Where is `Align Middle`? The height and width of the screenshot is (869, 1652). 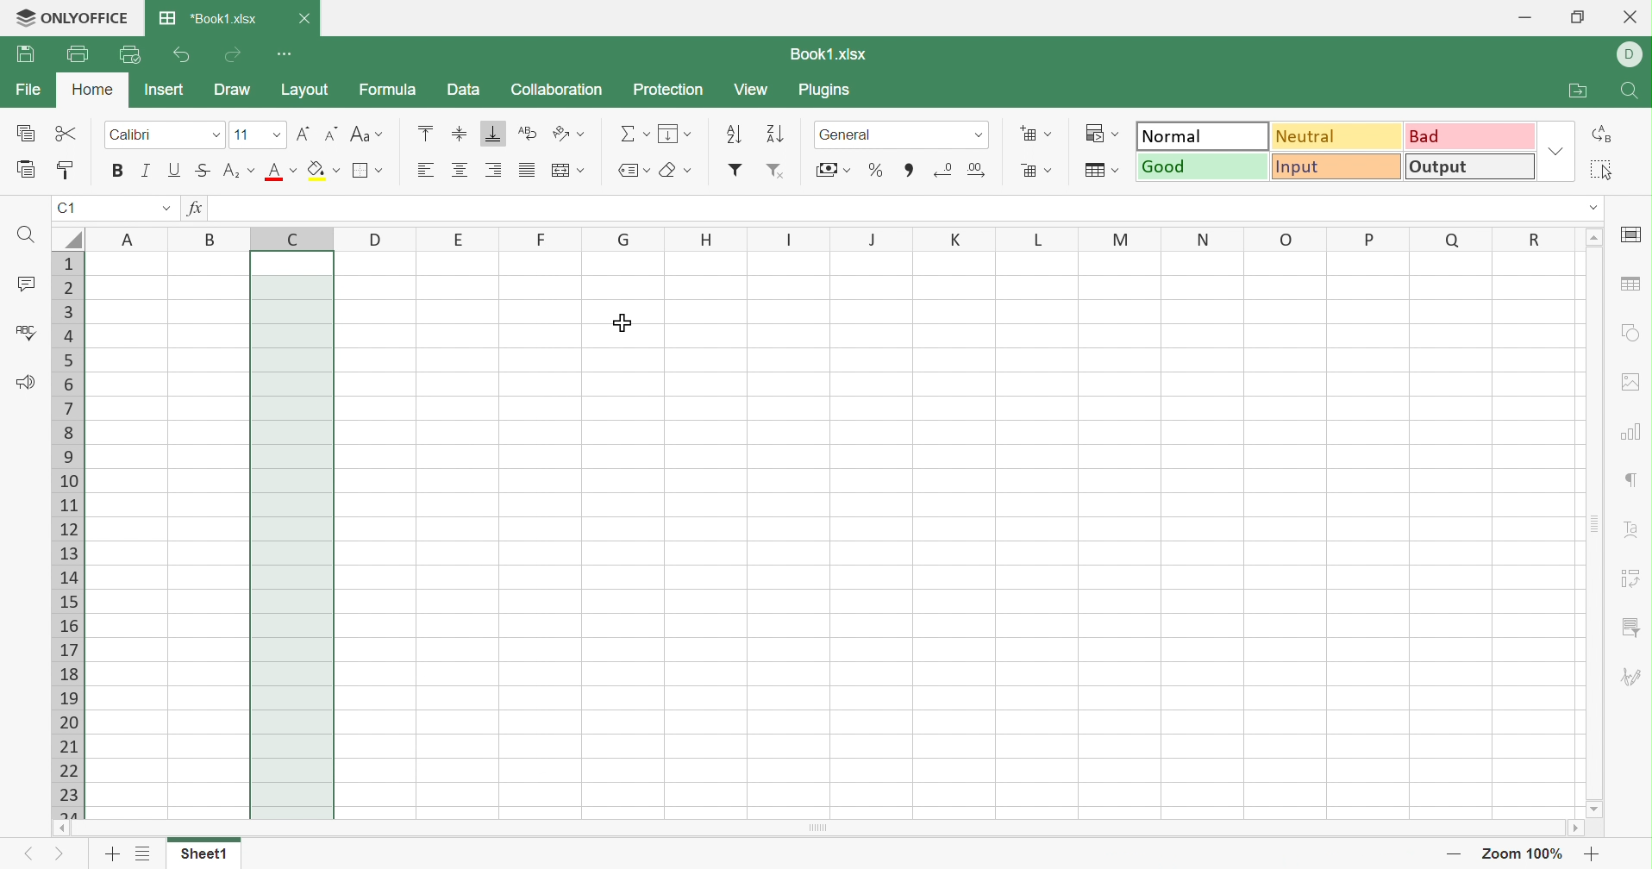 Align Middle is located at coordinates (461, 132).